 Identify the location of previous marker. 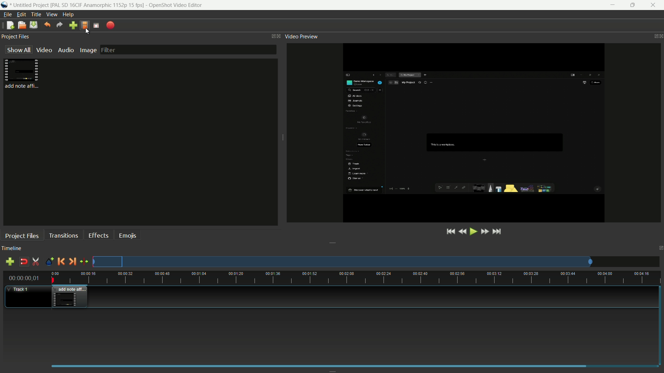
(61, 261).